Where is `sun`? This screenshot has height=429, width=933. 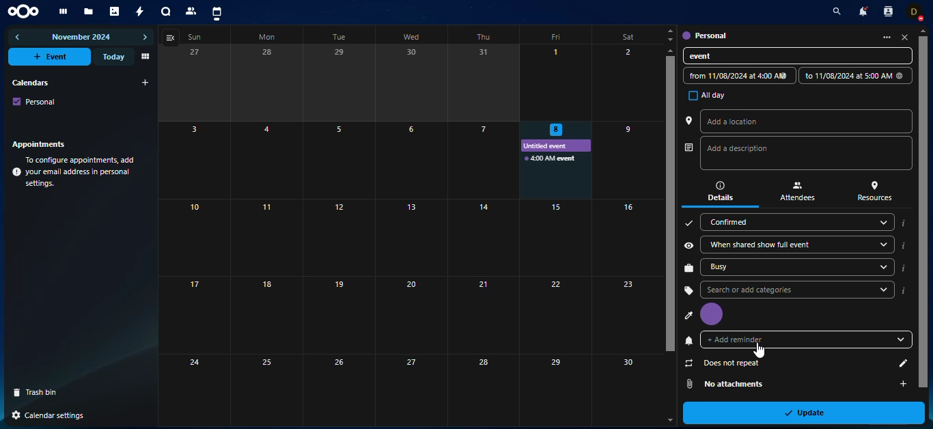 sun is located at coordinates (198, 37).